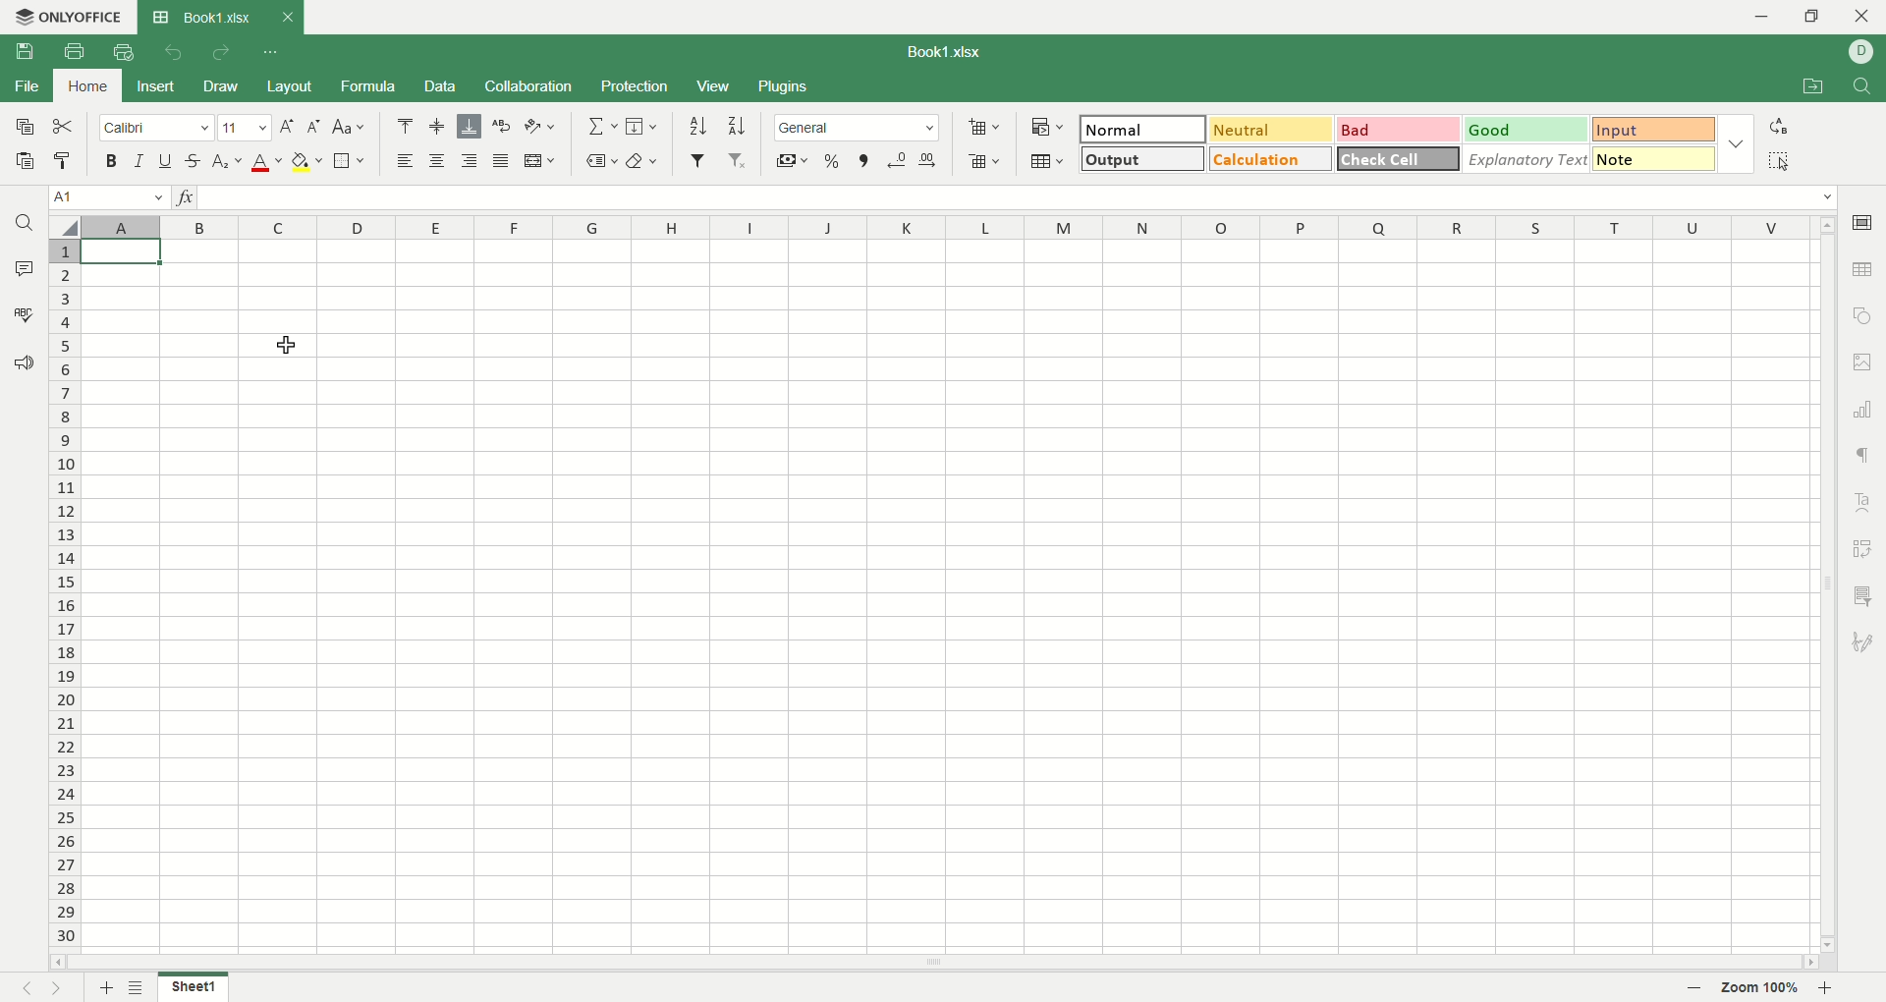  What do you see at coordinates (641, 128) in the screenshot?
I see `fill` at bounding box center [641, 128].